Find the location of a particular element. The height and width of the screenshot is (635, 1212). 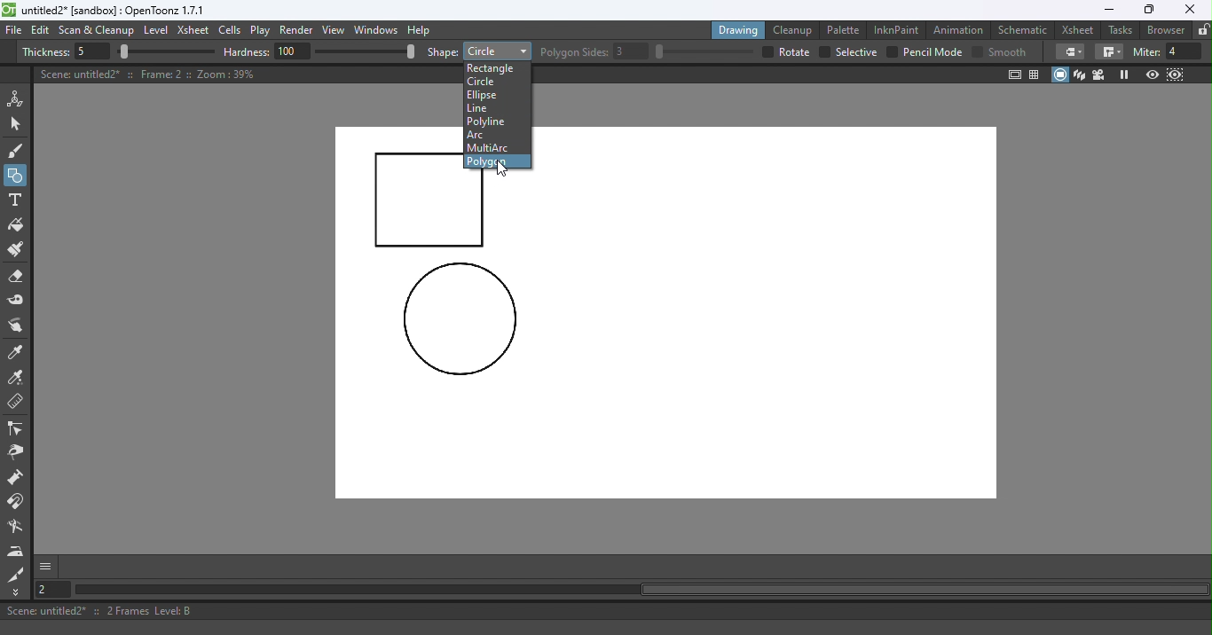

File is located at coordinates (14, 31).